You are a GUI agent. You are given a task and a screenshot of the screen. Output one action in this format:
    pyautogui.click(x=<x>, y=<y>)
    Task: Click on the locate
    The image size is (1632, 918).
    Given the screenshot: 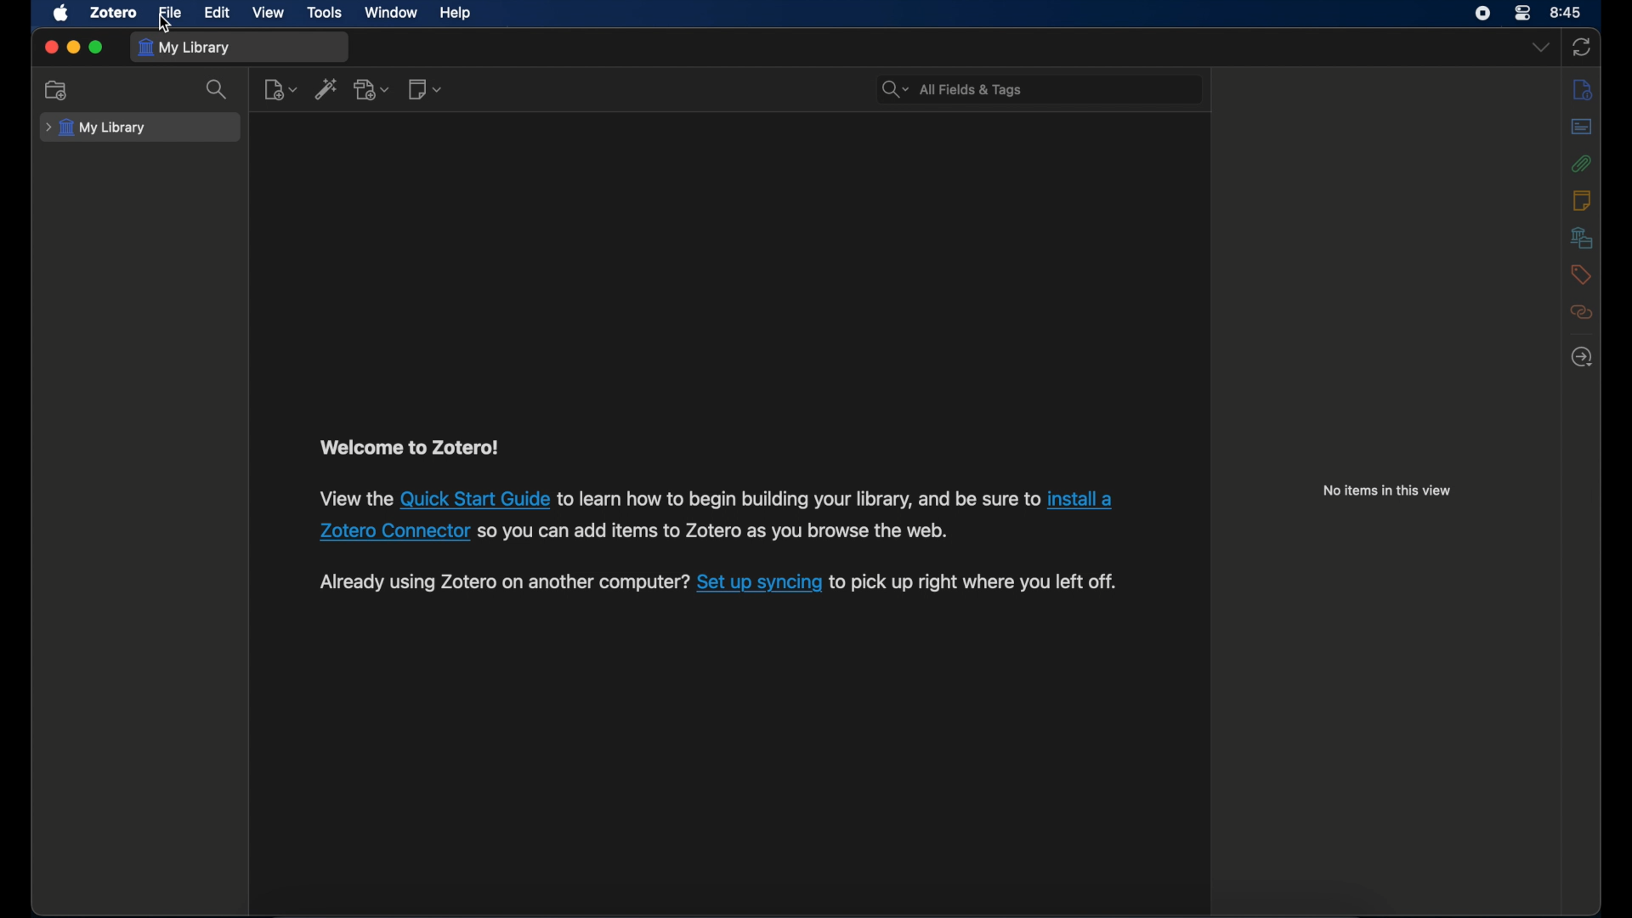 What is the action you would take?
    pyautogui.click(x=1582, y=358)
    